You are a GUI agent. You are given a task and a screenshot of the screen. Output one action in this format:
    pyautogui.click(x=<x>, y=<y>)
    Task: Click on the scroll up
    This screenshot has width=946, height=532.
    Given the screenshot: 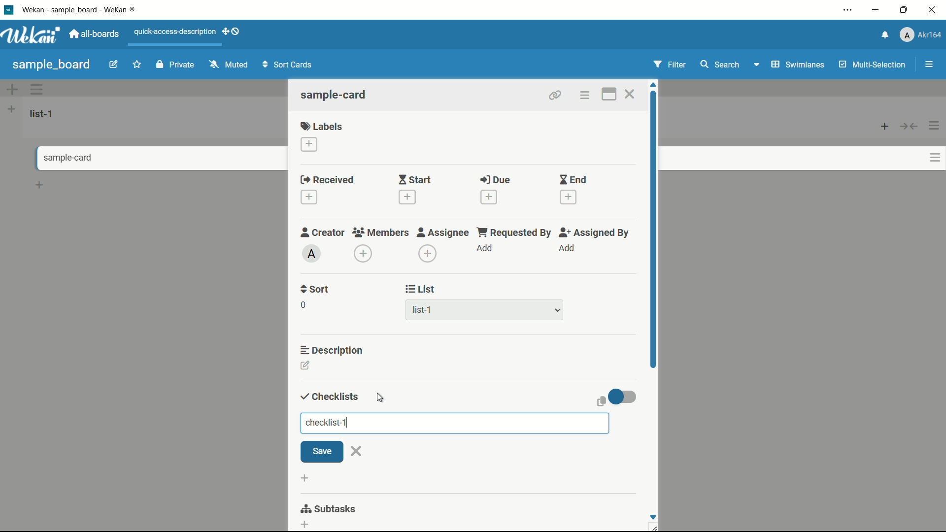 What is the action you would take?
    pyautogui.click(x=654, y=85)
    